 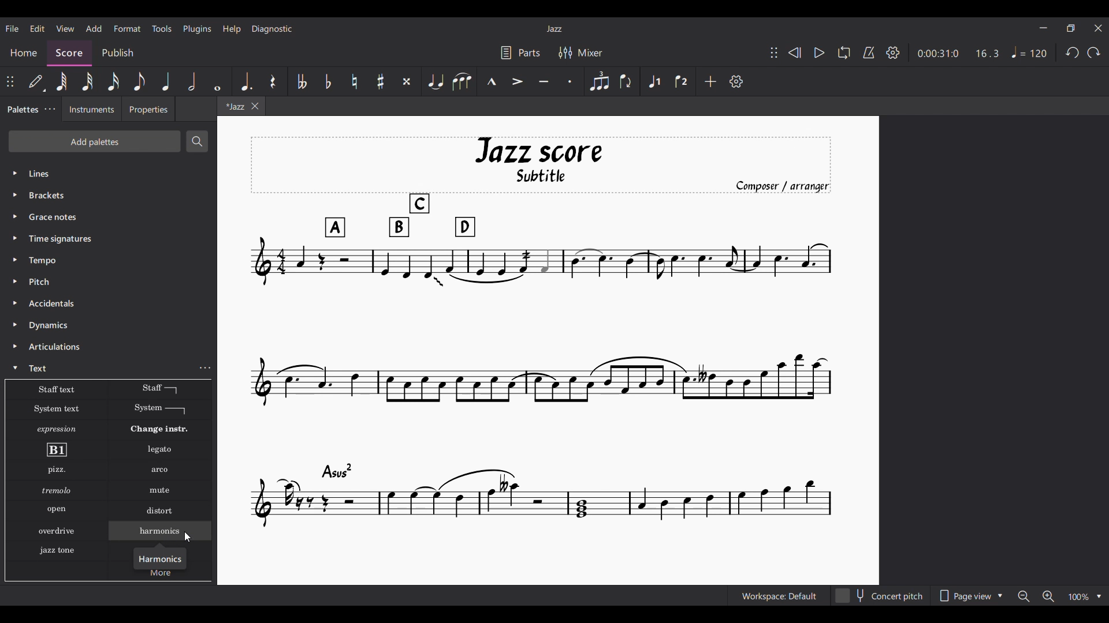 I want to click on Loop playback, so click(x=844, y=52).